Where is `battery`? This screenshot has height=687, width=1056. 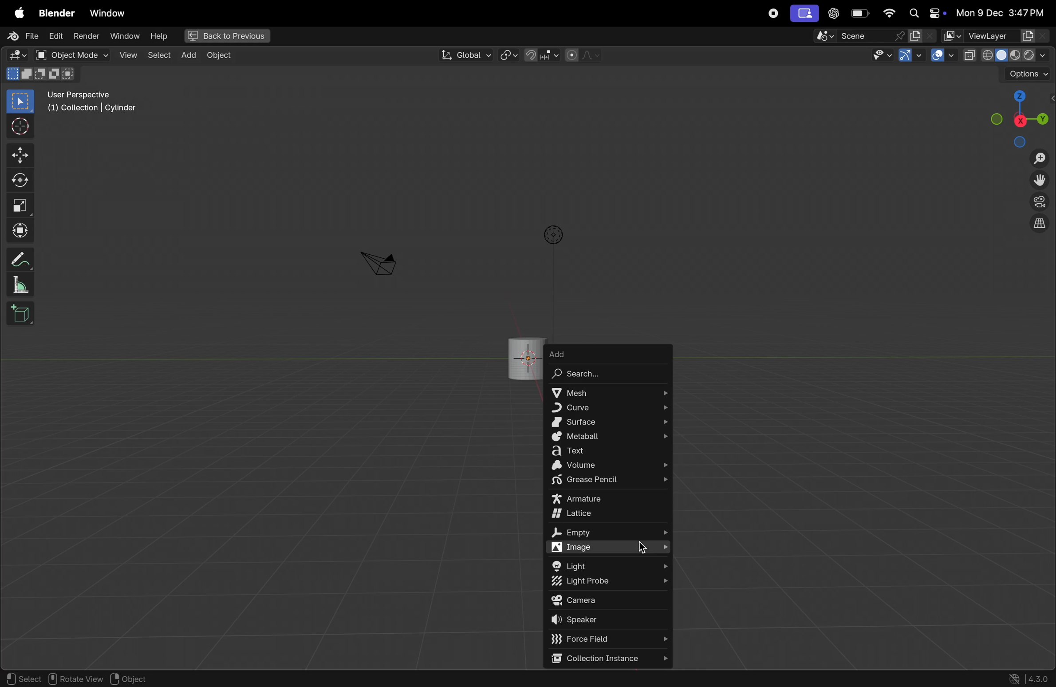 battery is located at coordinates (861, 13).